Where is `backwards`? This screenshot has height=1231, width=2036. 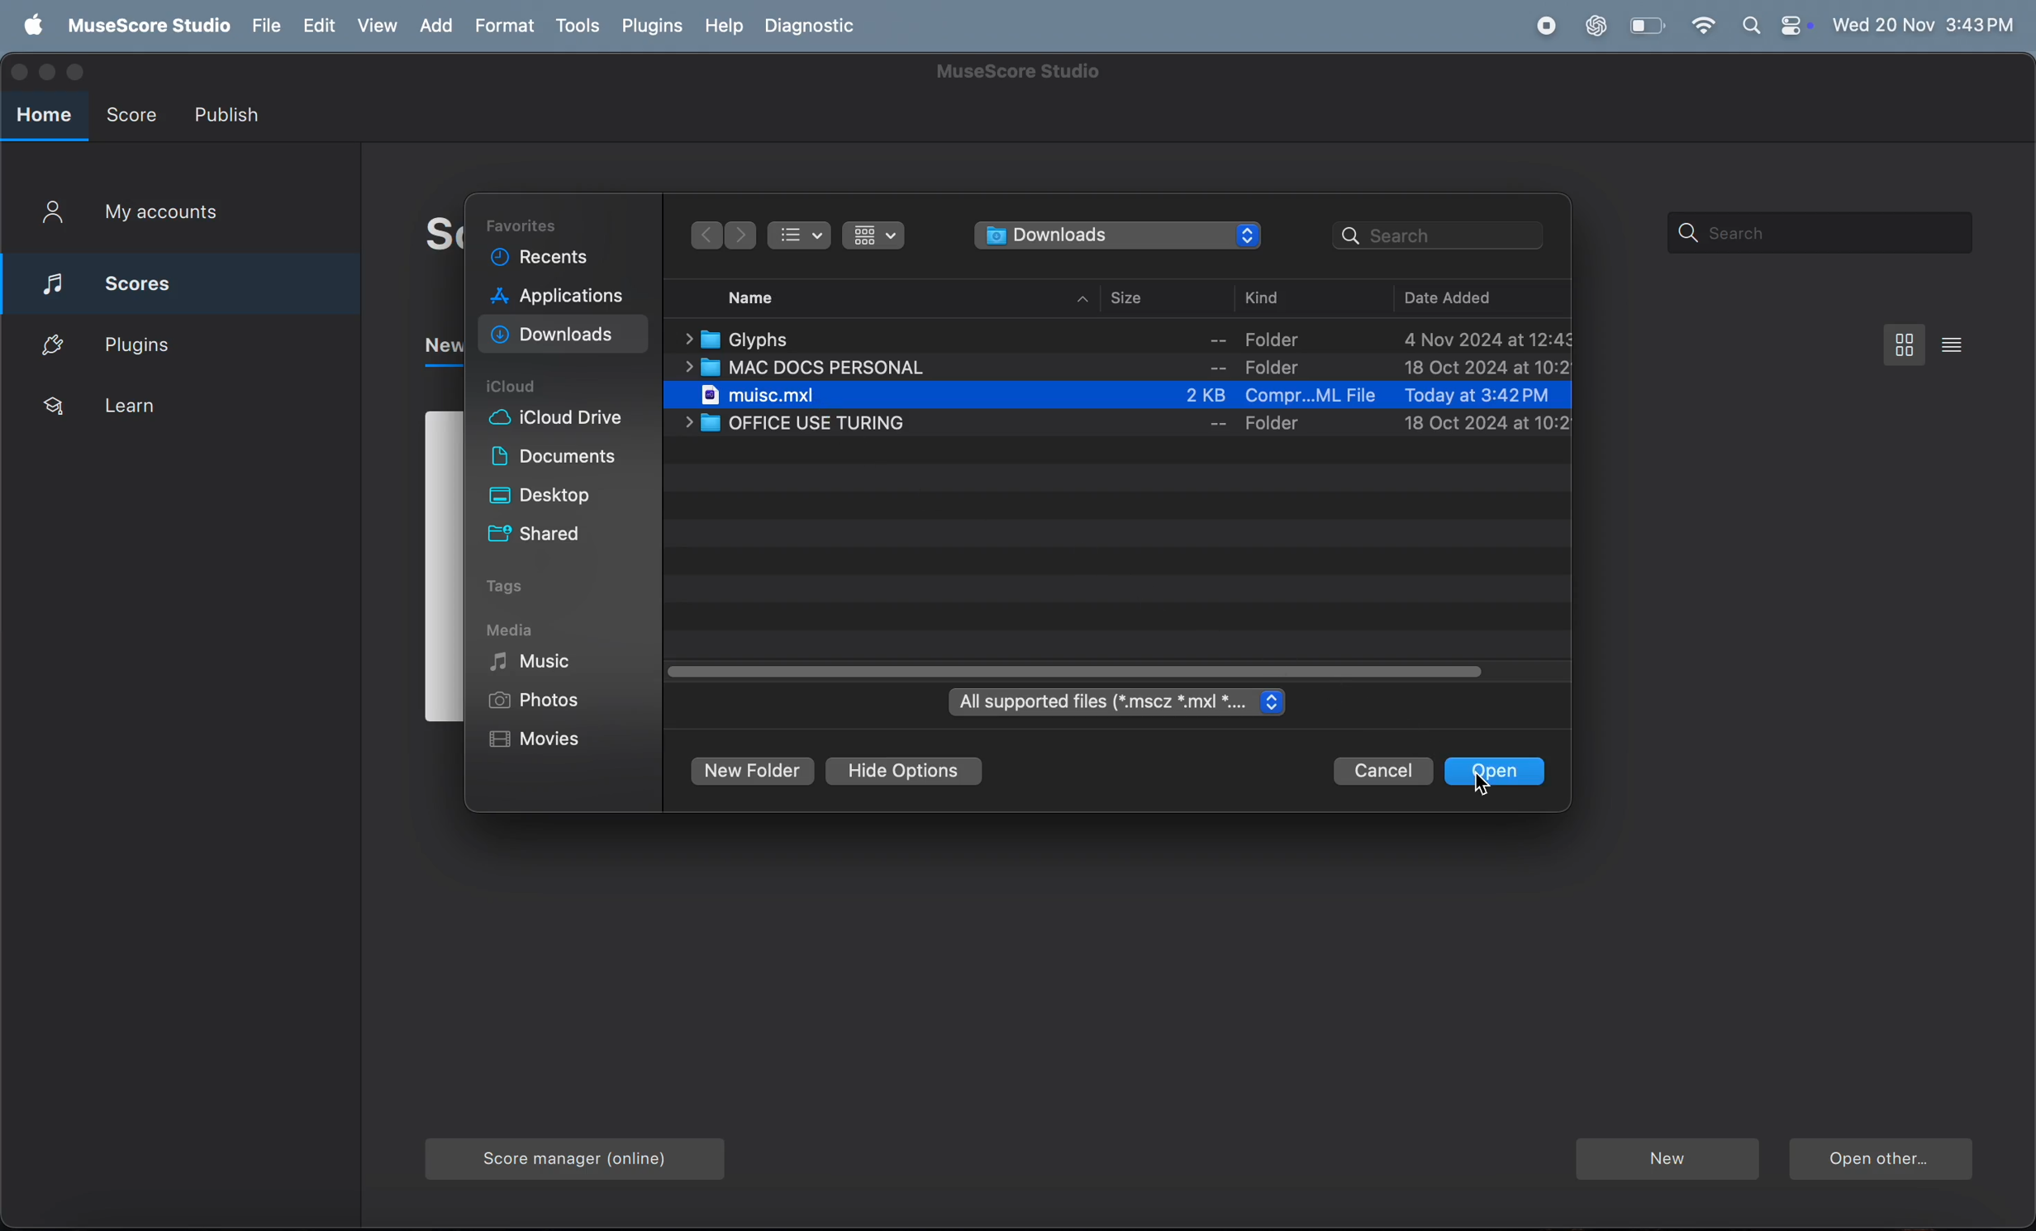
backwards is located at coordinates (741, 235).